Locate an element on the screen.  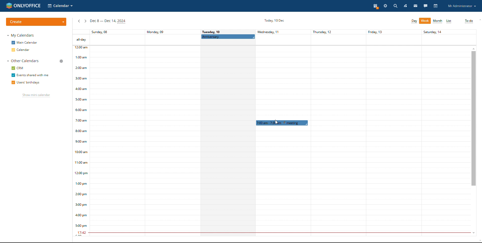
previous week is located at coordinates (79, 22).